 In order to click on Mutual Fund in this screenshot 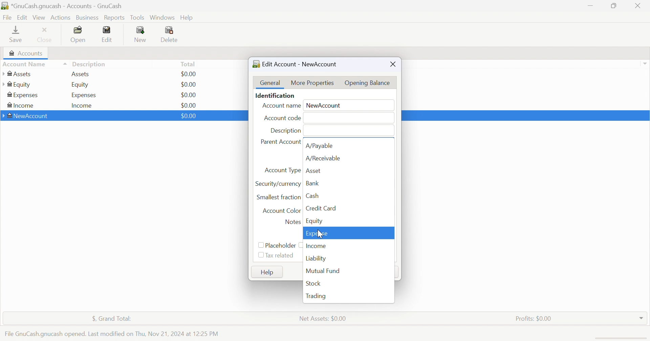, I will do `click(324, 271)`.